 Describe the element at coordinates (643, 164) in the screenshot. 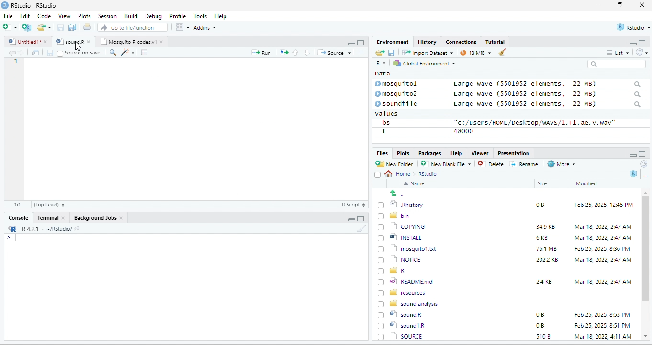

I see `refresh` at that location.